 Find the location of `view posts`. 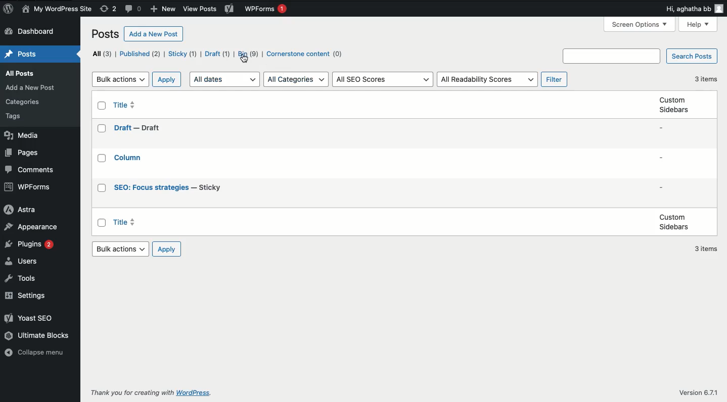

view posts is located at coordinates (208, 9).